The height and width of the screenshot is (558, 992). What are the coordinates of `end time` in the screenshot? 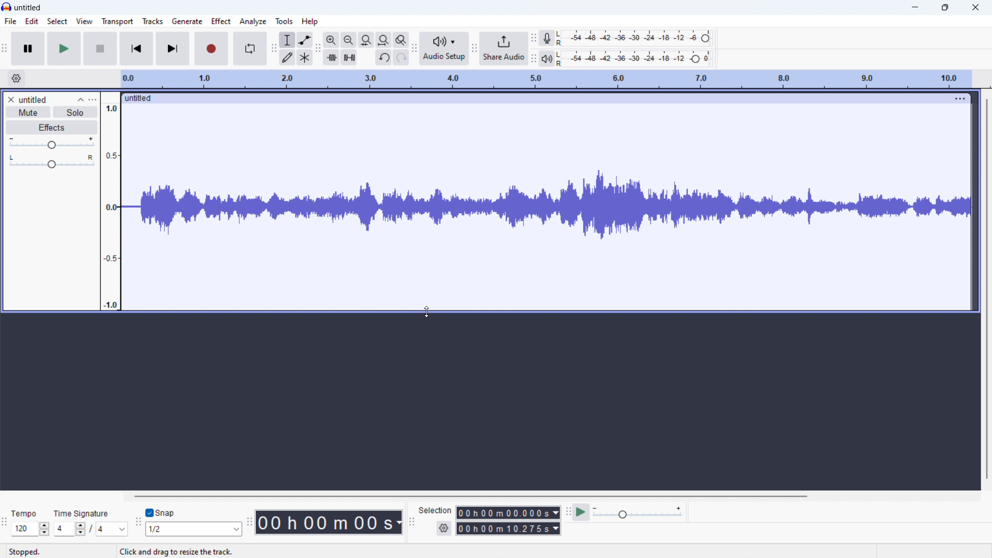 It's located at (508, 529).